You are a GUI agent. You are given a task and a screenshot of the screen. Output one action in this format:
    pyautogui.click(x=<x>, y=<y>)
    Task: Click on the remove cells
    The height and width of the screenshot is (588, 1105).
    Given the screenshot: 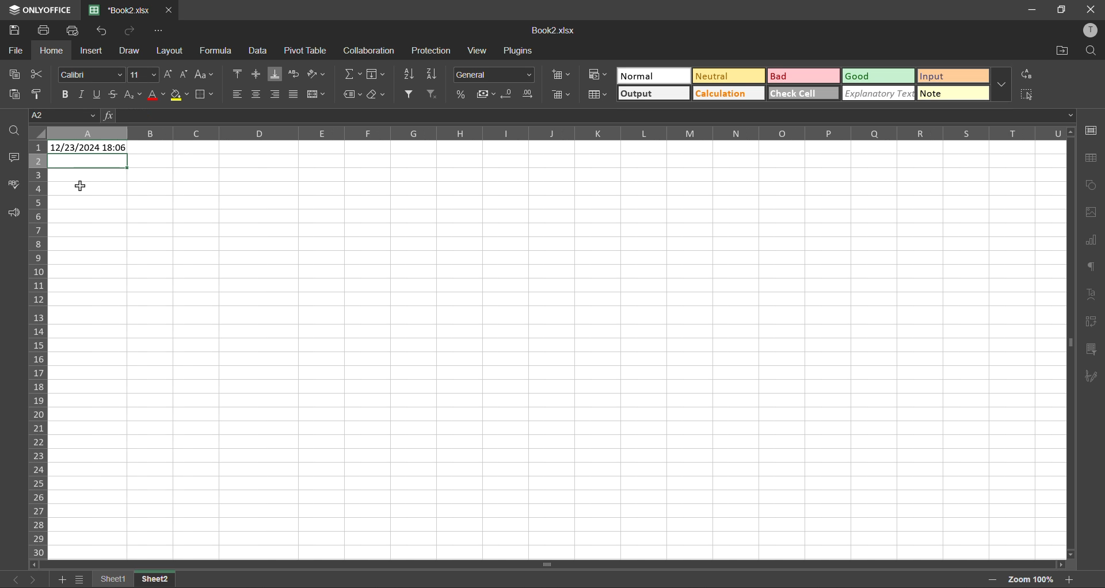 What is the action you would take?
    pyautogui.click(x=565, y=96)
    